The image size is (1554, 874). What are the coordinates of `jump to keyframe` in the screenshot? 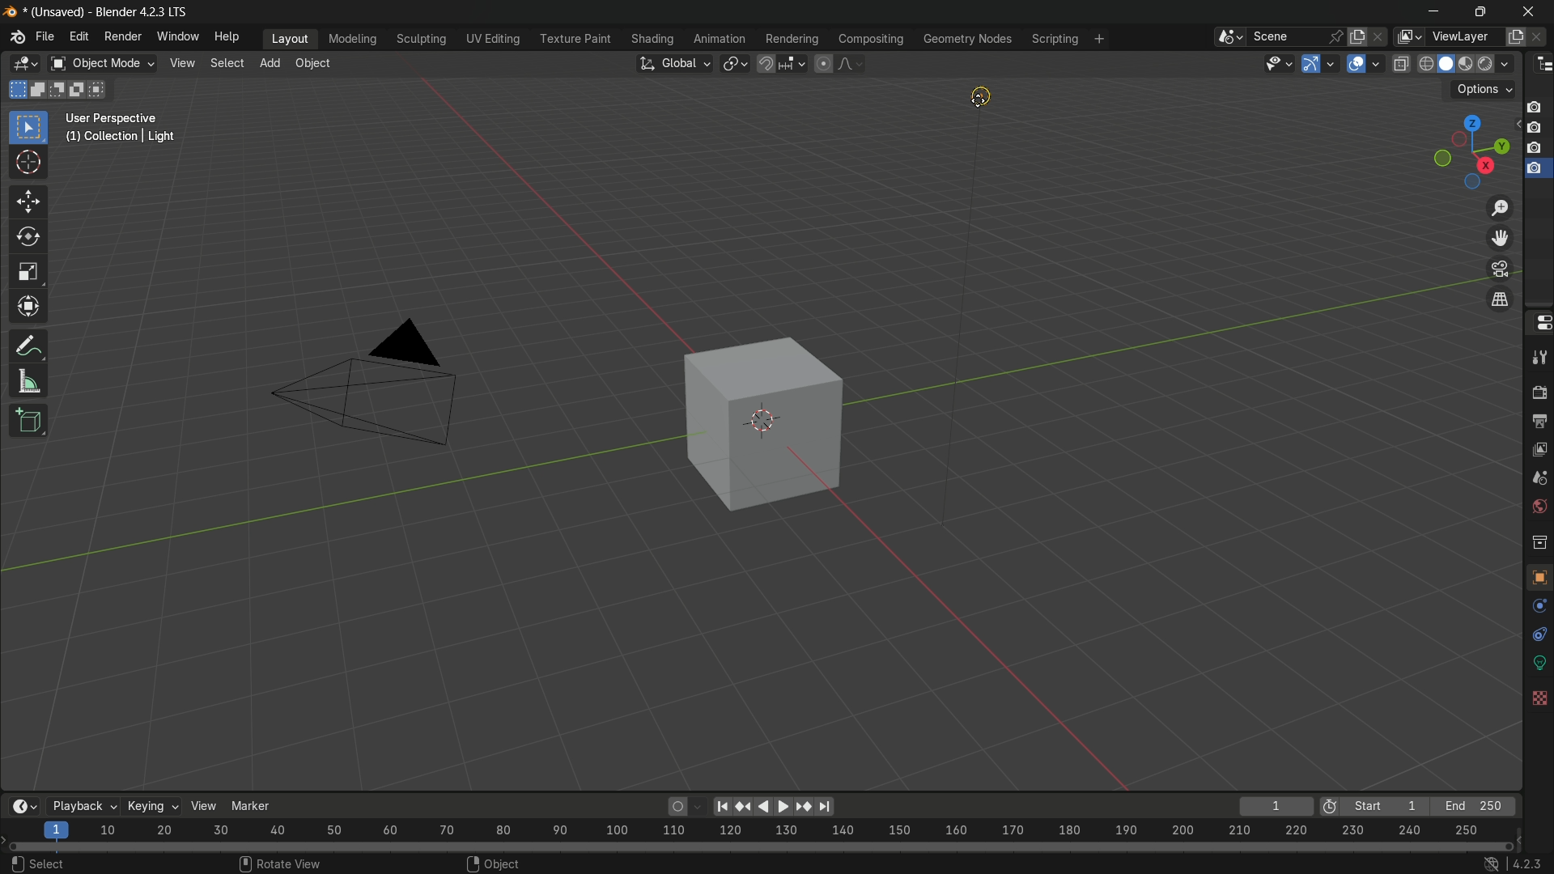 It's located at (745, 806).